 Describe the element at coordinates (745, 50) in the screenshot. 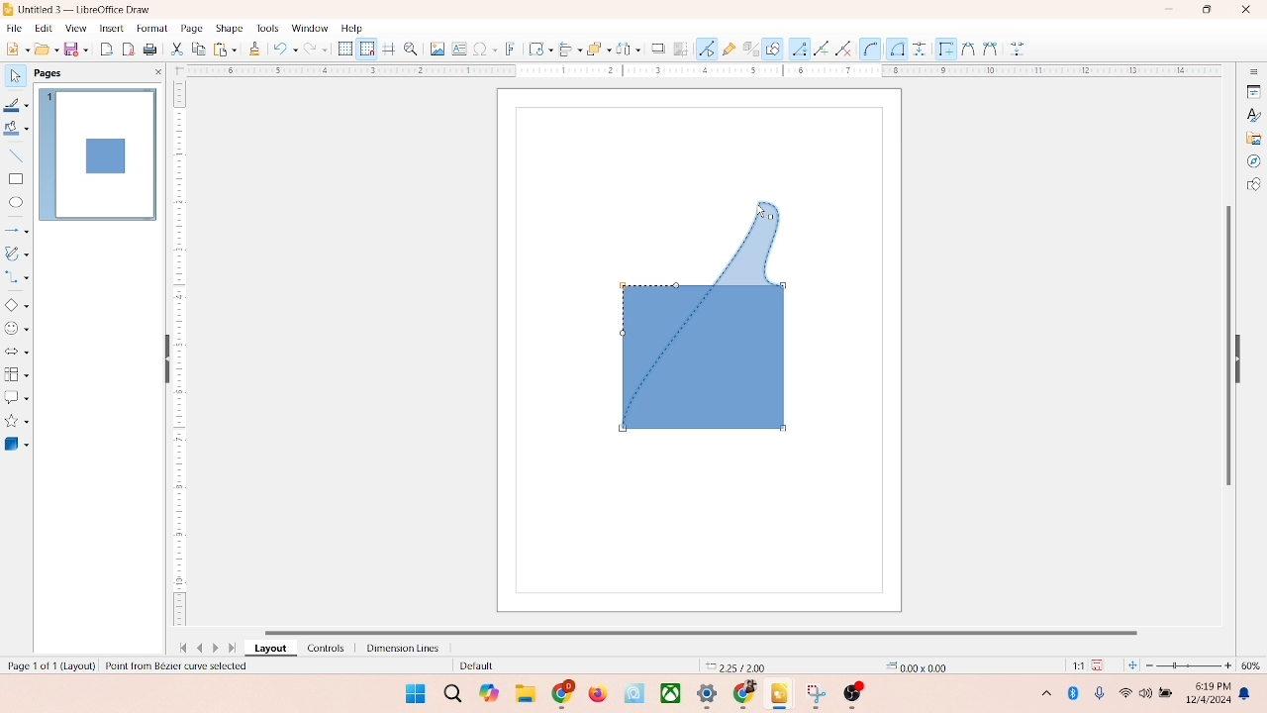

I see `toggle extrusion` at that location.